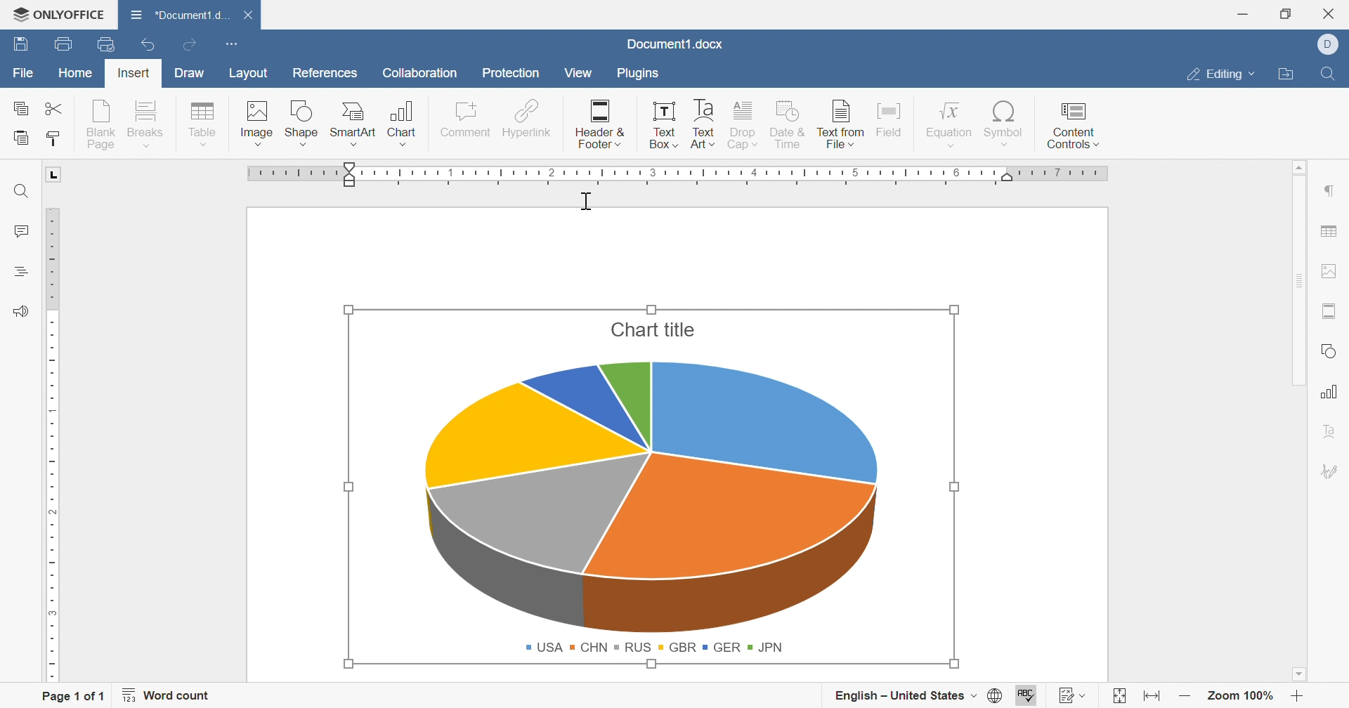 The image size is (1349, 708). What do you see at coordinates (74, 74) in the screenshot?
I see `Home` at bounding box center [74, 74].